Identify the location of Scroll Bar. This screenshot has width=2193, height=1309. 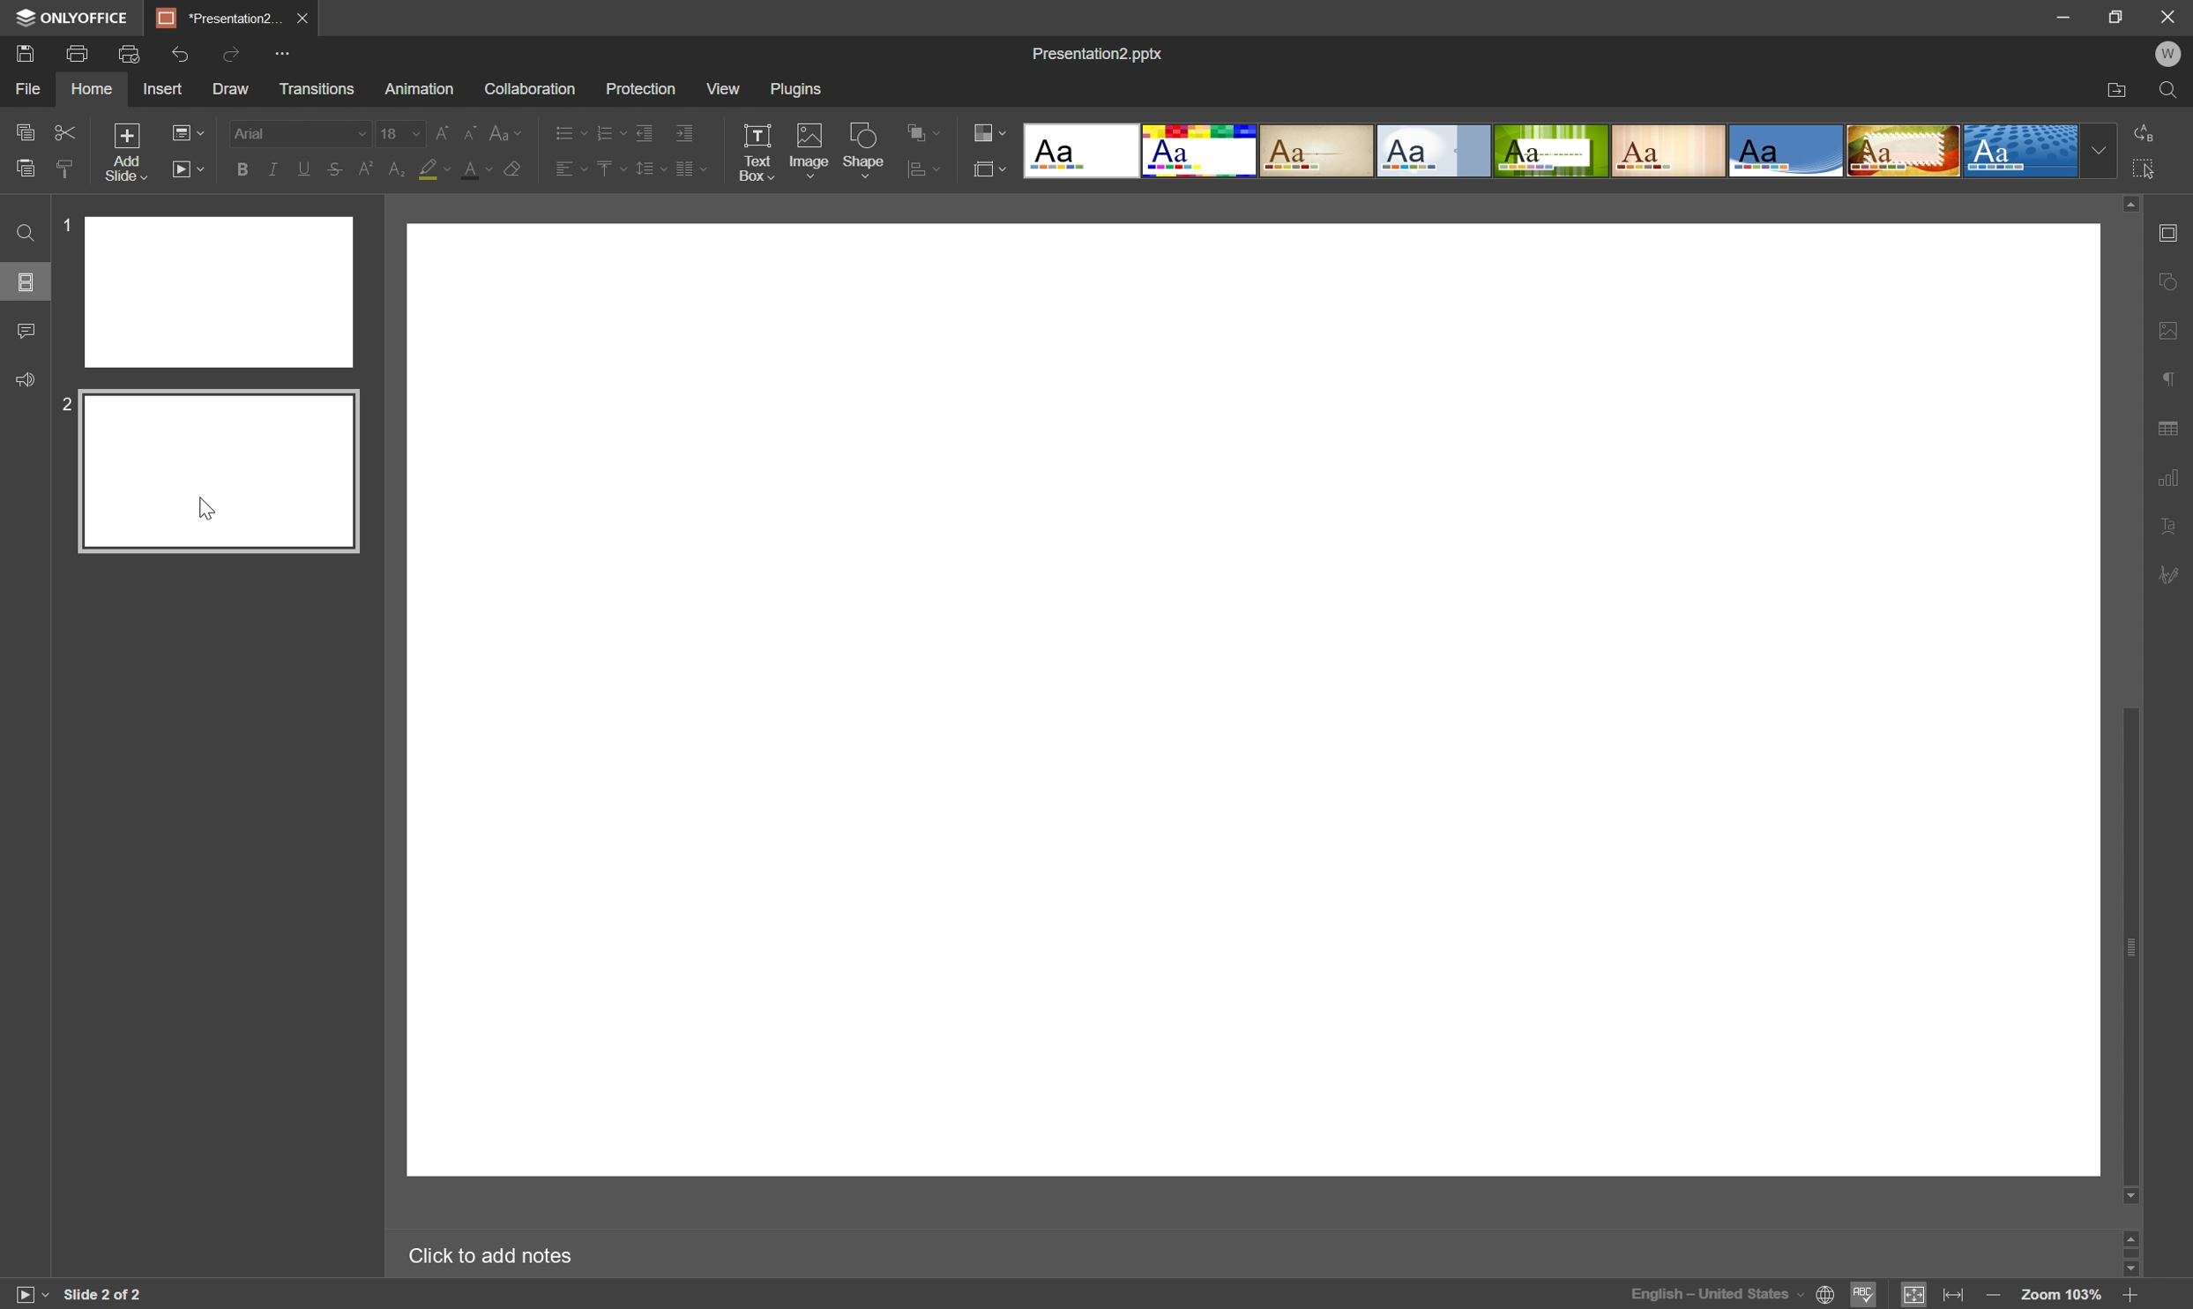
(2134, 1247).